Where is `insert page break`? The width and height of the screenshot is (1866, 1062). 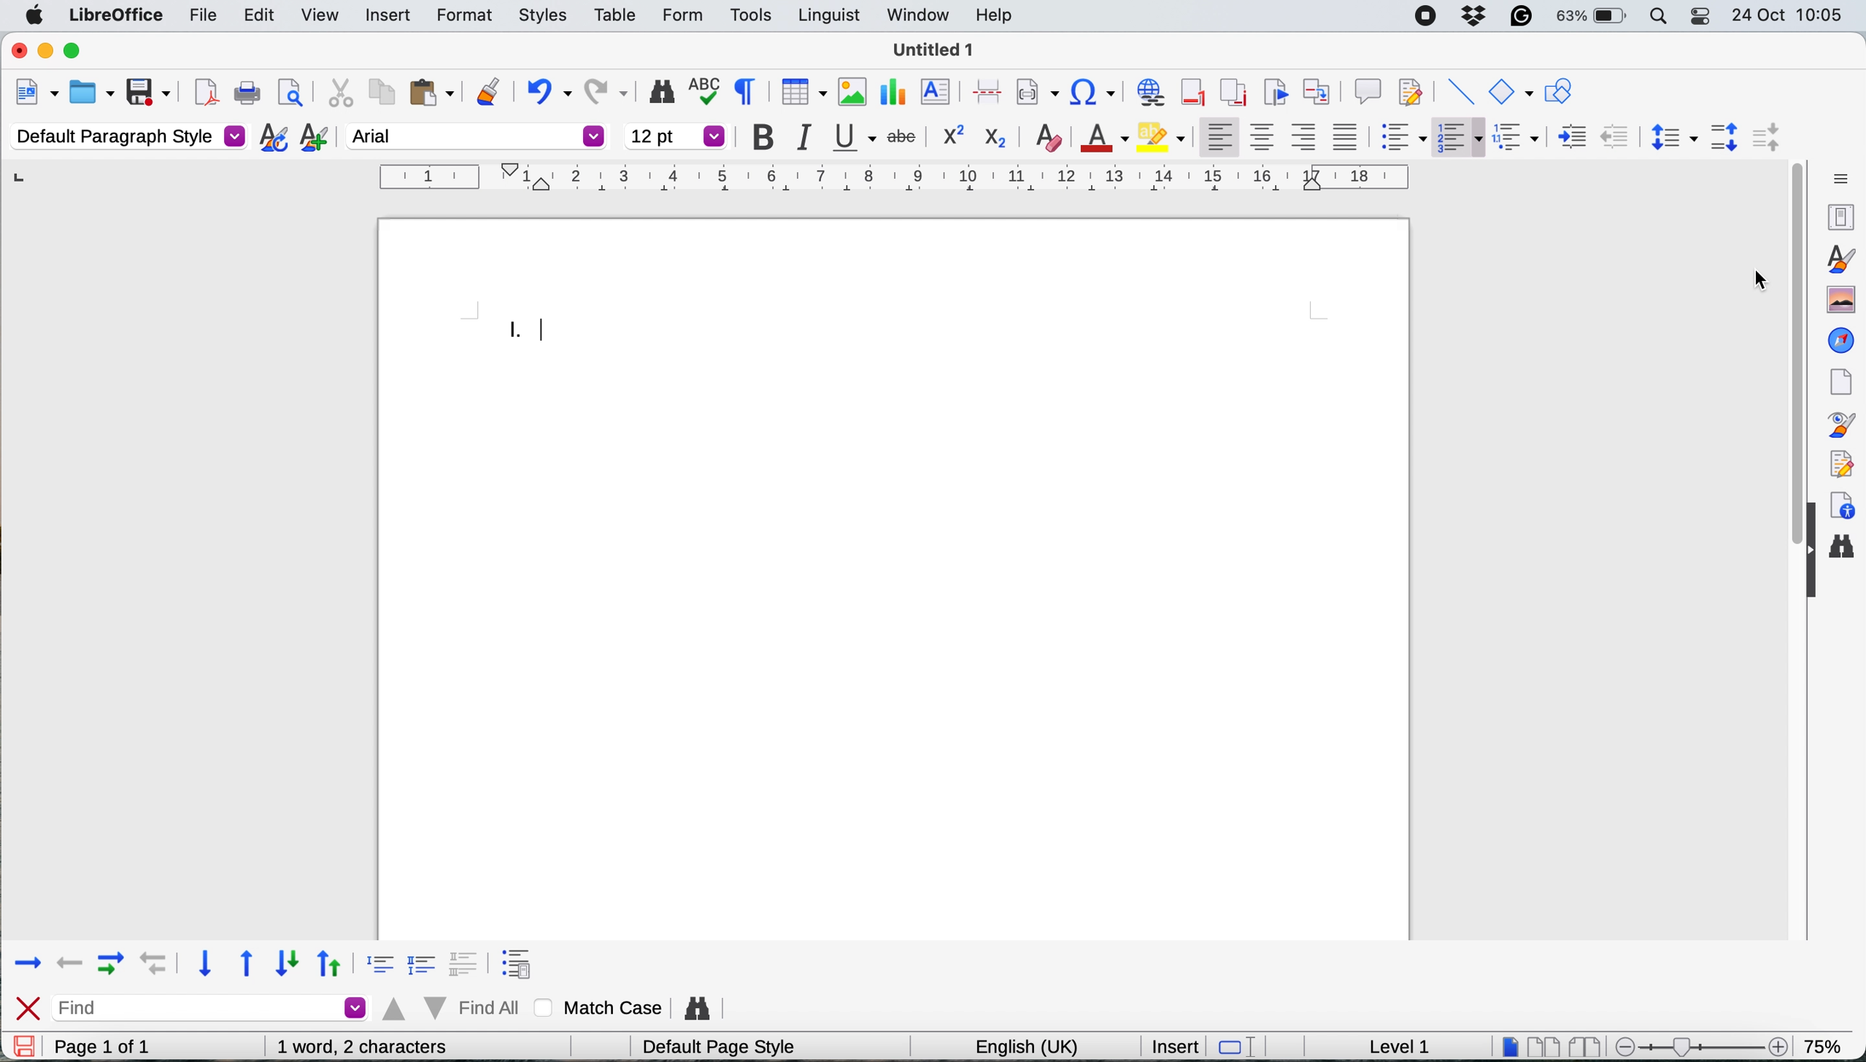
insert page break is located at coordinates (986, 90).